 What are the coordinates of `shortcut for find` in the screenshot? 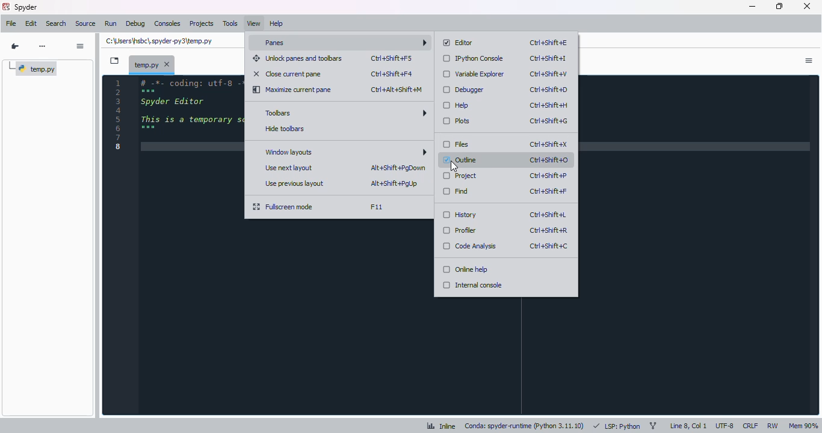 It's located at (548, 191).